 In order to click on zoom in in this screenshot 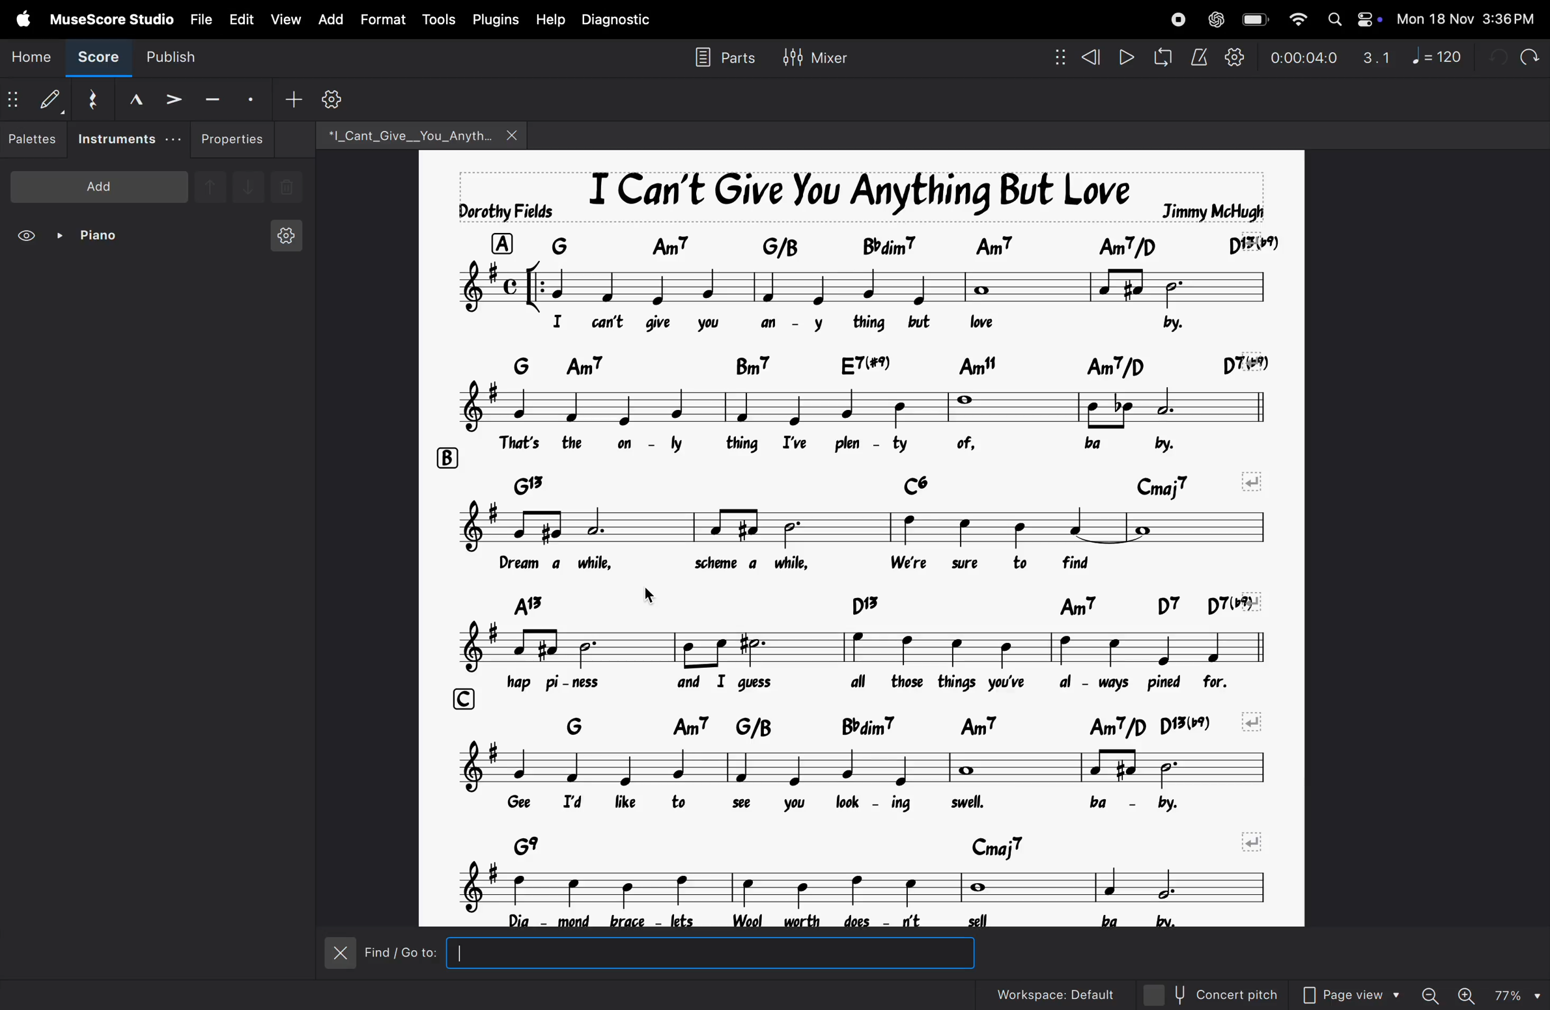, I will do `click(1466, 994)`.